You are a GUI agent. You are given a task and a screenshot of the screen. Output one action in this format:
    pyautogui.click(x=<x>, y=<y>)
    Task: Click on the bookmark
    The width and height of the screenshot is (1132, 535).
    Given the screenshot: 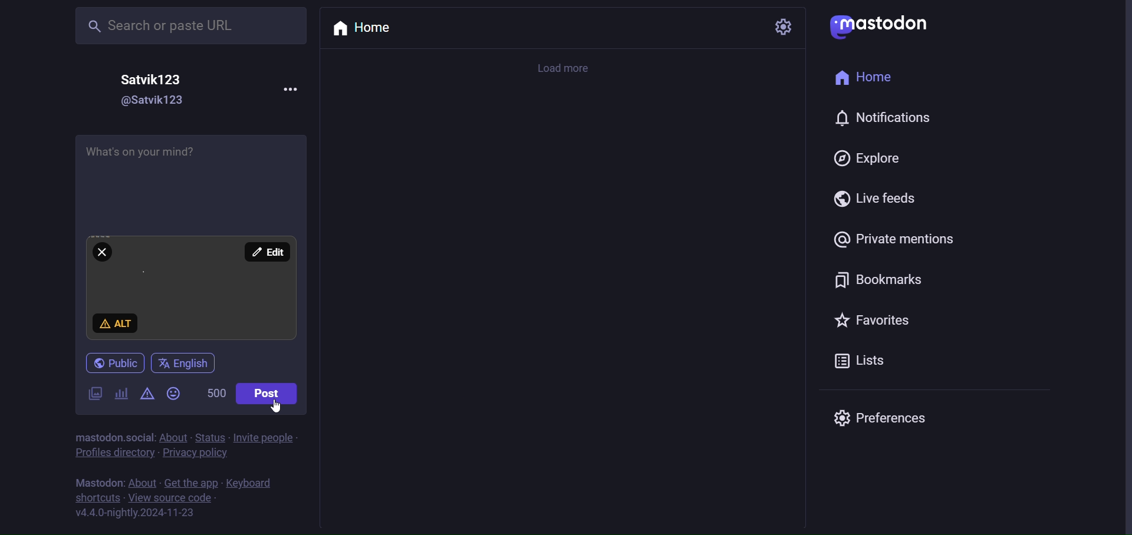 What is the action you would take?
    pyautogui.click(x=877, y=282)
    